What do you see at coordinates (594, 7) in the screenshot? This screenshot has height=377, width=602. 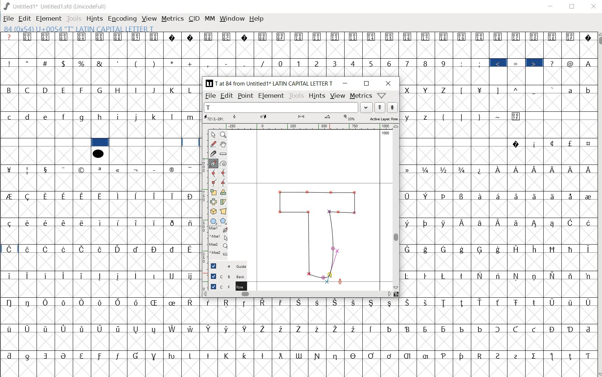 I see `close` at bounding box center [594, 7].